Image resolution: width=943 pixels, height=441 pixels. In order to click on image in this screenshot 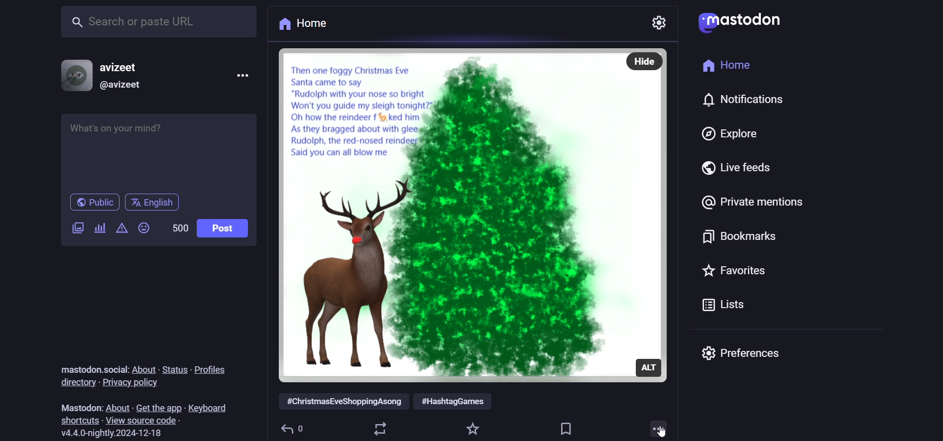, I will do `click(450, 216)`.